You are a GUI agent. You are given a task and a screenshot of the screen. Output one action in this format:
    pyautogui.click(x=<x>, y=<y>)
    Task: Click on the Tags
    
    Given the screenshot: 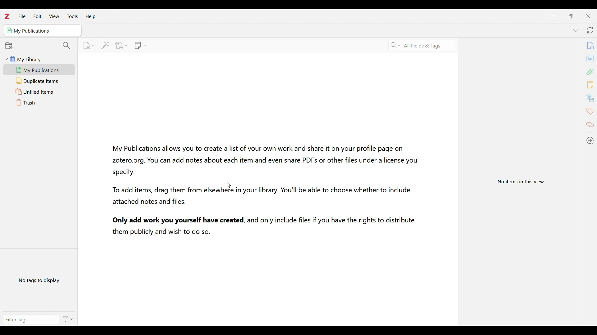 What is the action you would take?
    pyautogui.click(x=590, y=111)
    